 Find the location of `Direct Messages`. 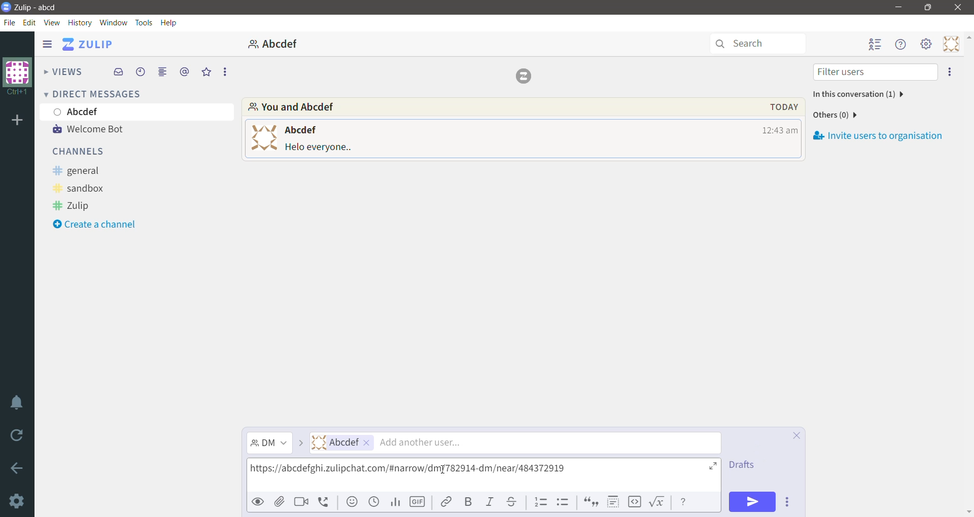

Direct Messages is located at coordinates (95, 94).